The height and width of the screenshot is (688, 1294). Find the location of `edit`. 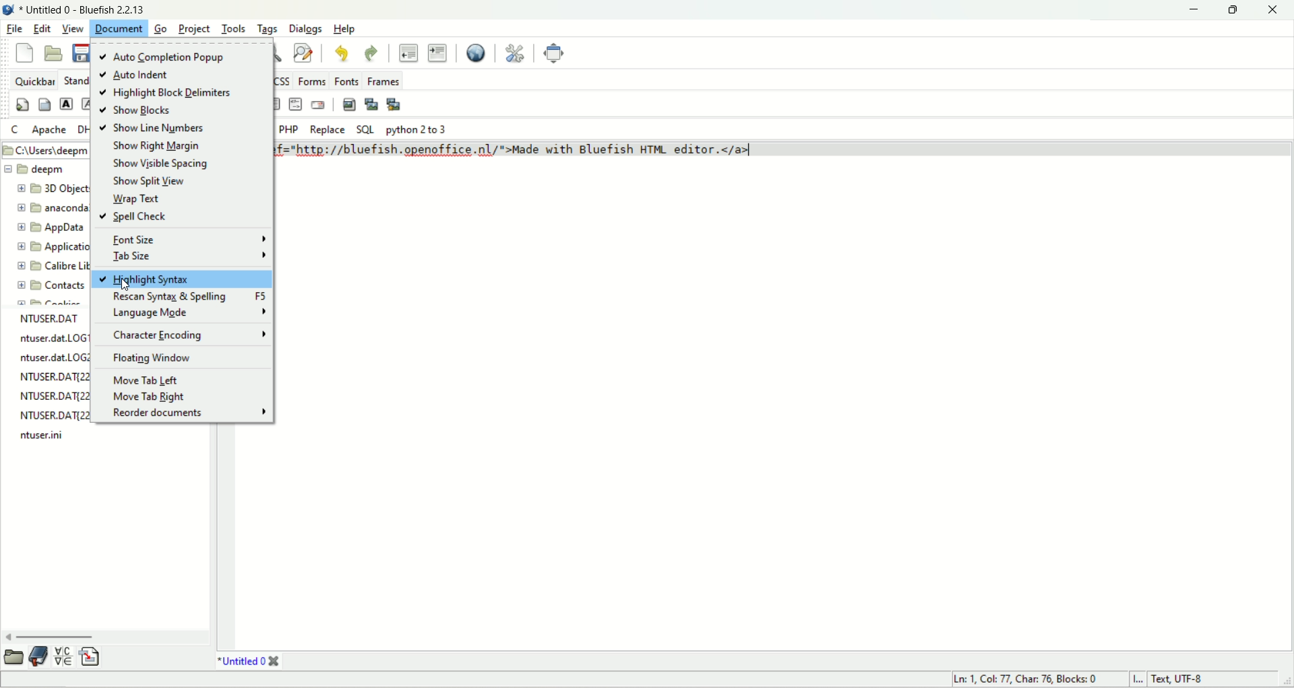

edit is located at coordinates (44, 28).